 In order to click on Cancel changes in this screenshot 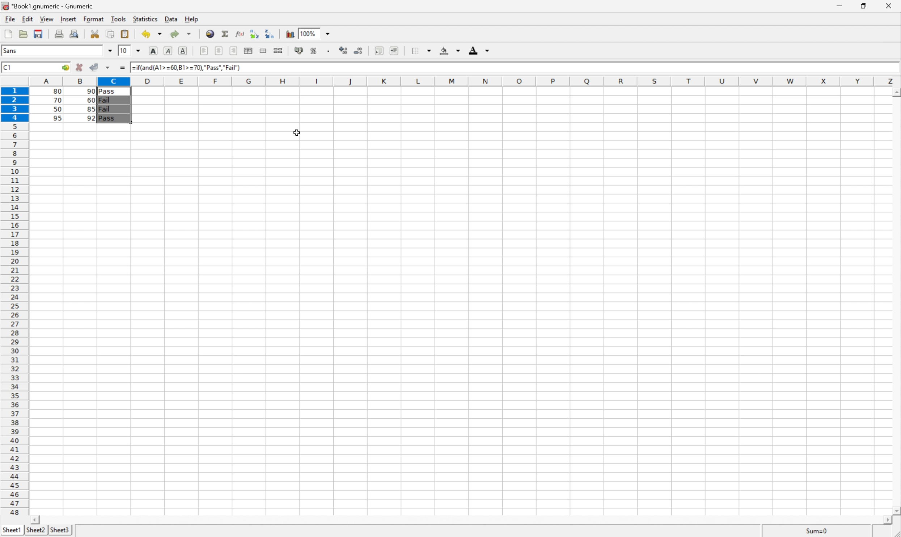, I will do `click(80, 68)`.